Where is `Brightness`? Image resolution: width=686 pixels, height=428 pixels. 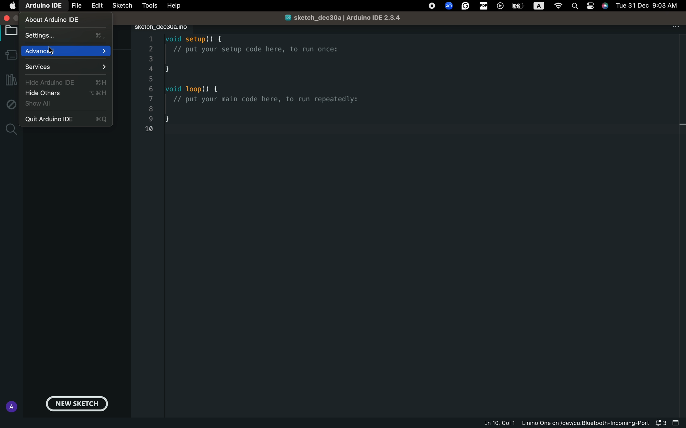 Brightness is located at coordinates (541, 6).